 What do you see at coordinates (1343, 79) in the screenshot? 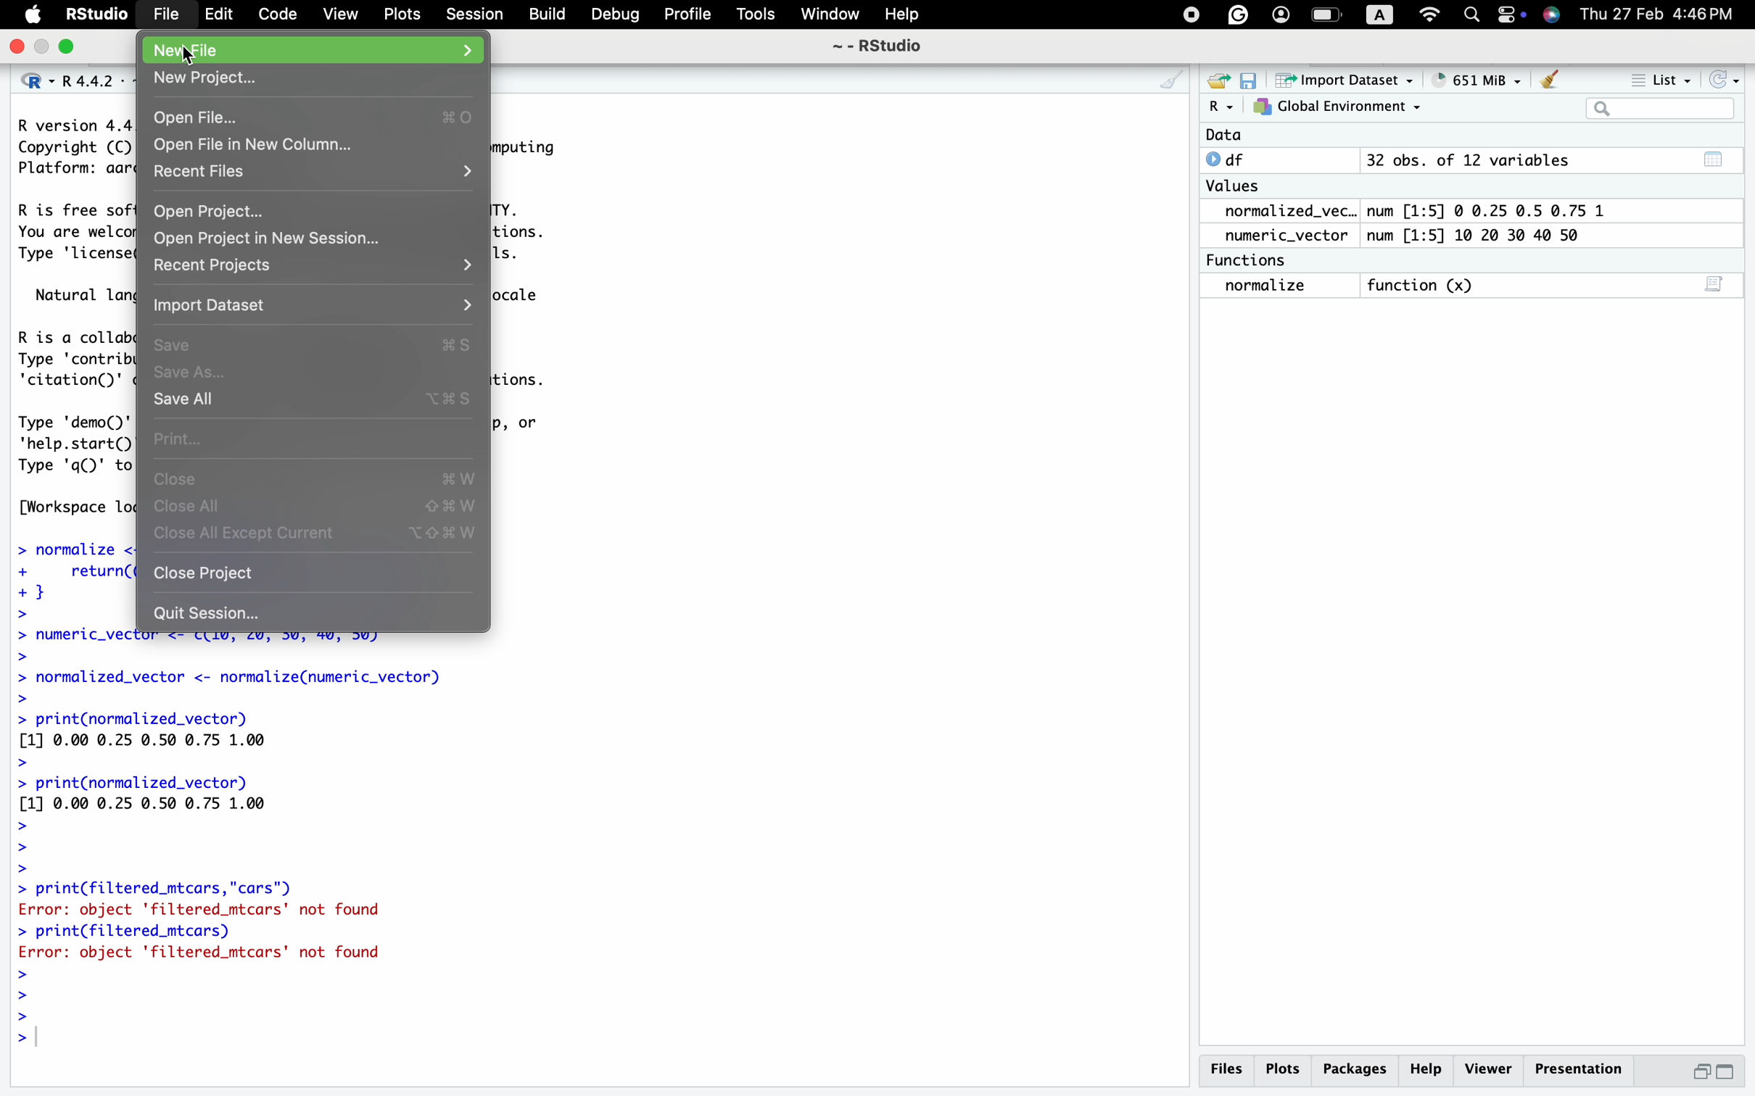
I see `~ Import Dataset ` at bounding box center [1343, 79].